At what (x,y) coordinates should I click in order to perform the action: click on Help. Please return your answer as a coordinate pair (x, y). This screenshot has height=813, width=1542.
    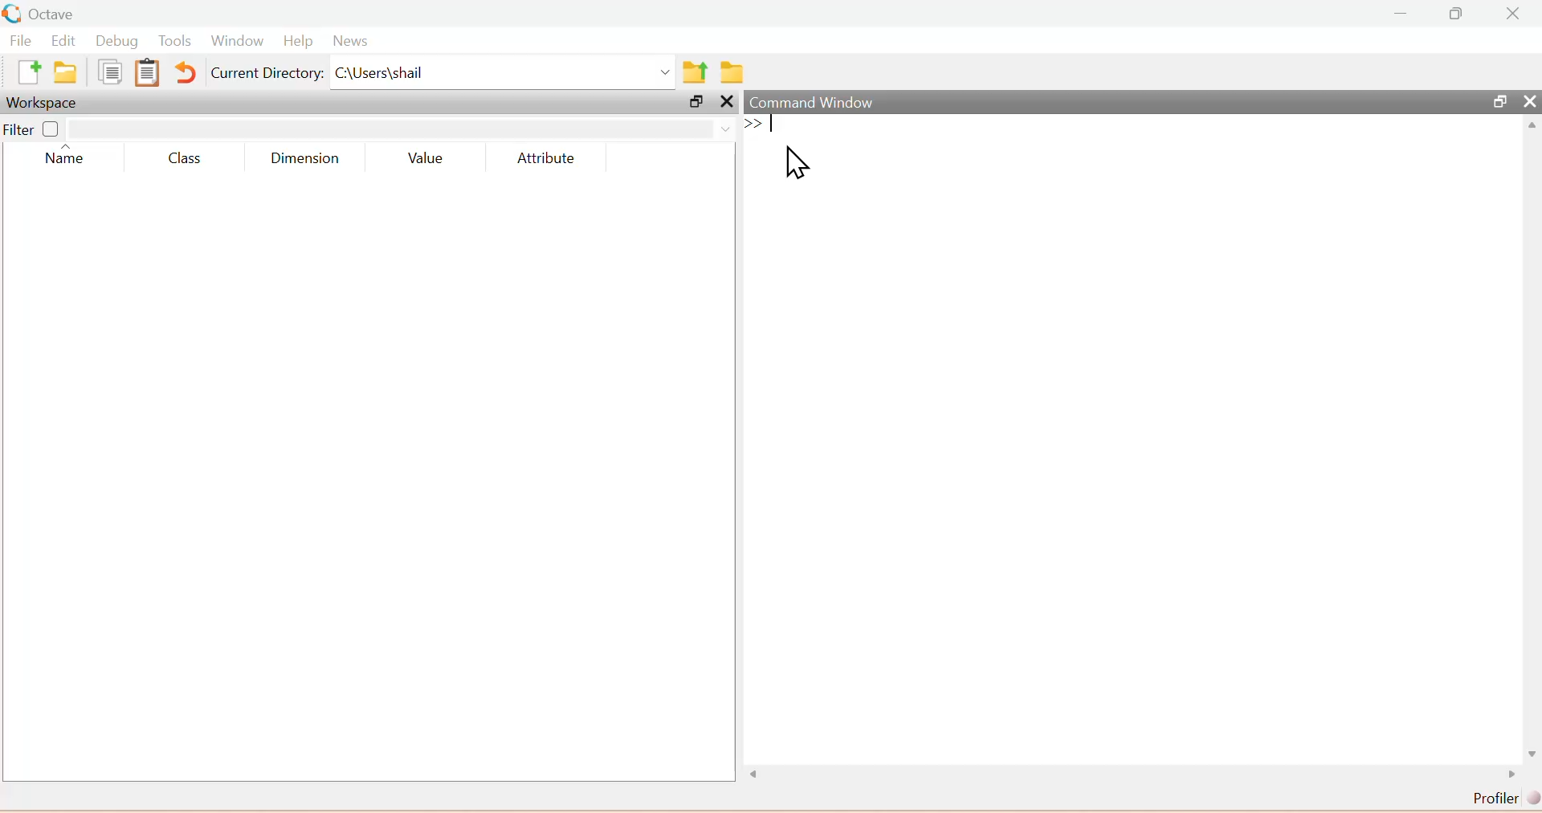
    Looking at the image, I should click on (296, 43).